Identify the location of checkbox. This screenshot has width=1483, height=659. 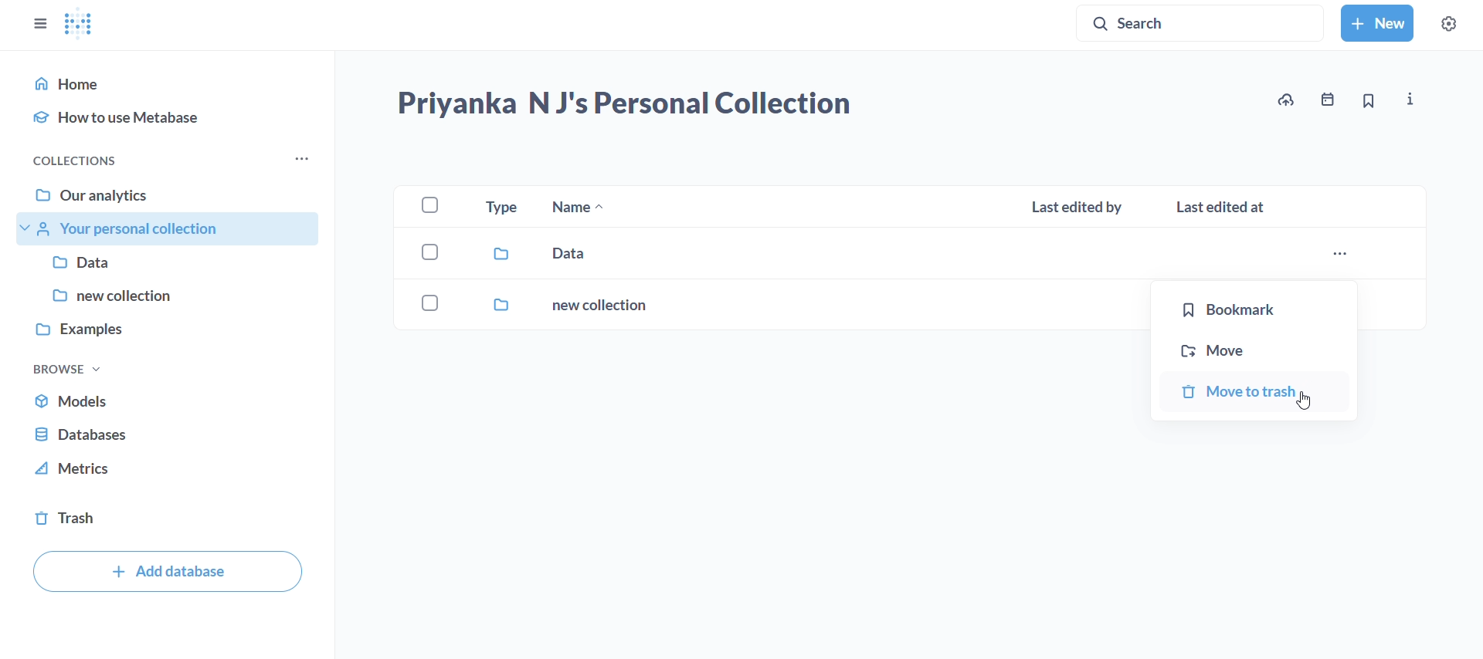
(429, 205).